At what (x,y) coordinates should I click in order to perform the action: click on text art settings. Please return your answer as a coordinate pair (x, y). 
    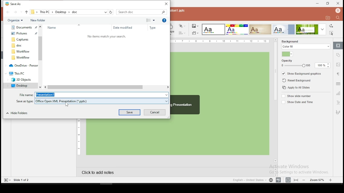
    Looking at the image, I should click on (338, 103).